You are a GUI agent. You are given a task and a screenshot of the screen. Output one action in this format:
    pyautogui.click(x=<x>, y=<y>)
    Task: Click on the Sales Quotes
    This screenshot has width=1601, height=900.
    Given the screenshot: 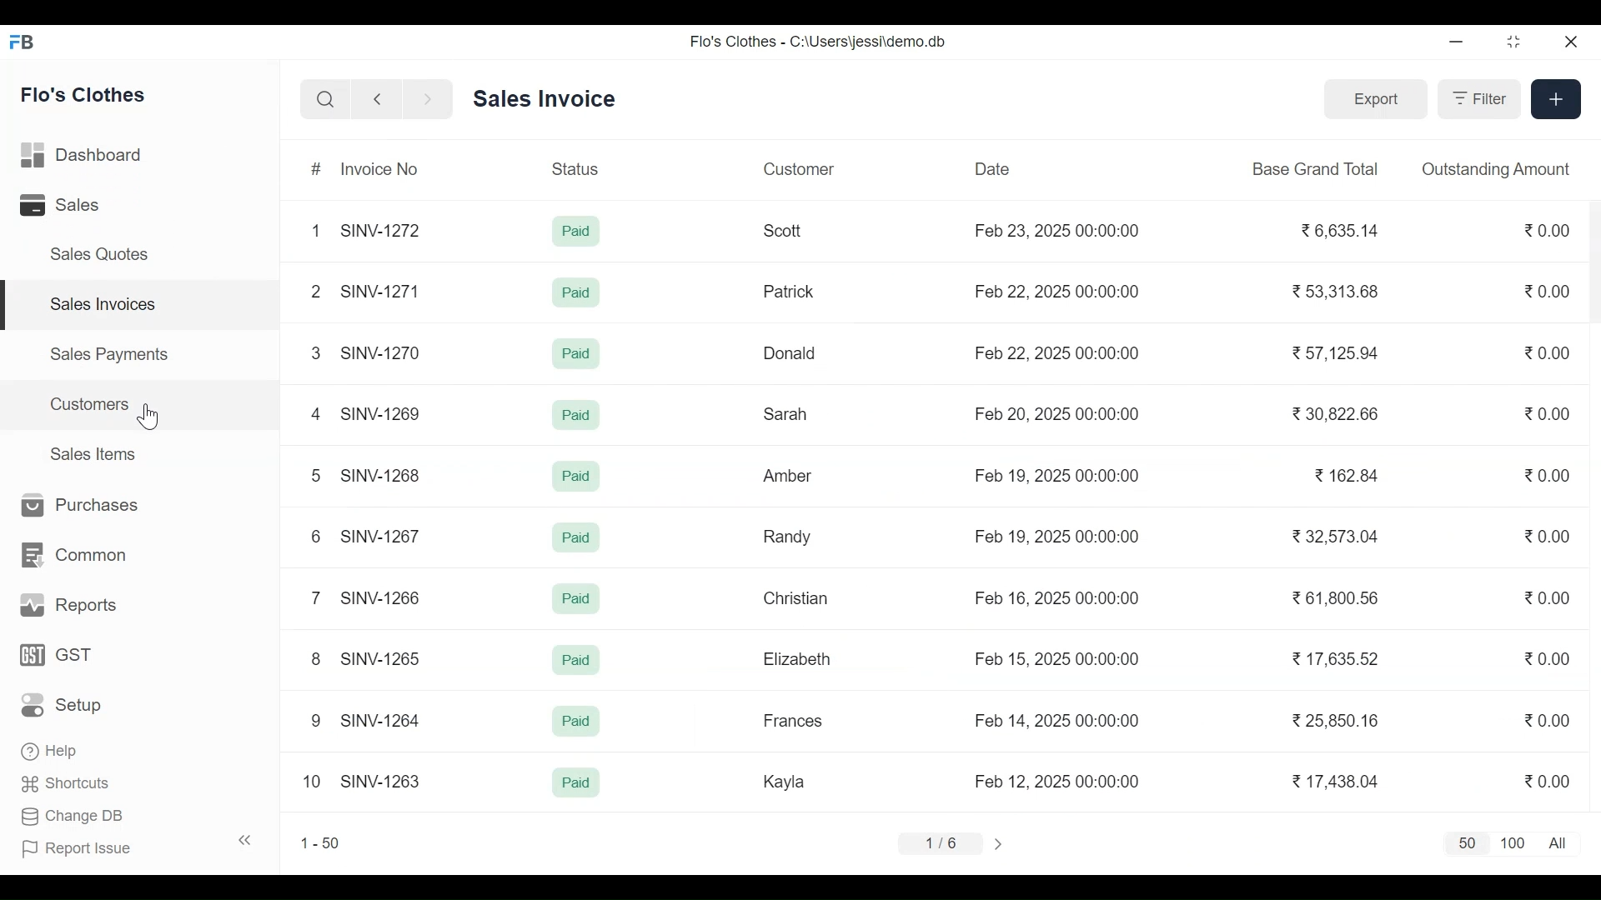 What is the action you would take?
    pyautogui.click(x=101, y=254)
    